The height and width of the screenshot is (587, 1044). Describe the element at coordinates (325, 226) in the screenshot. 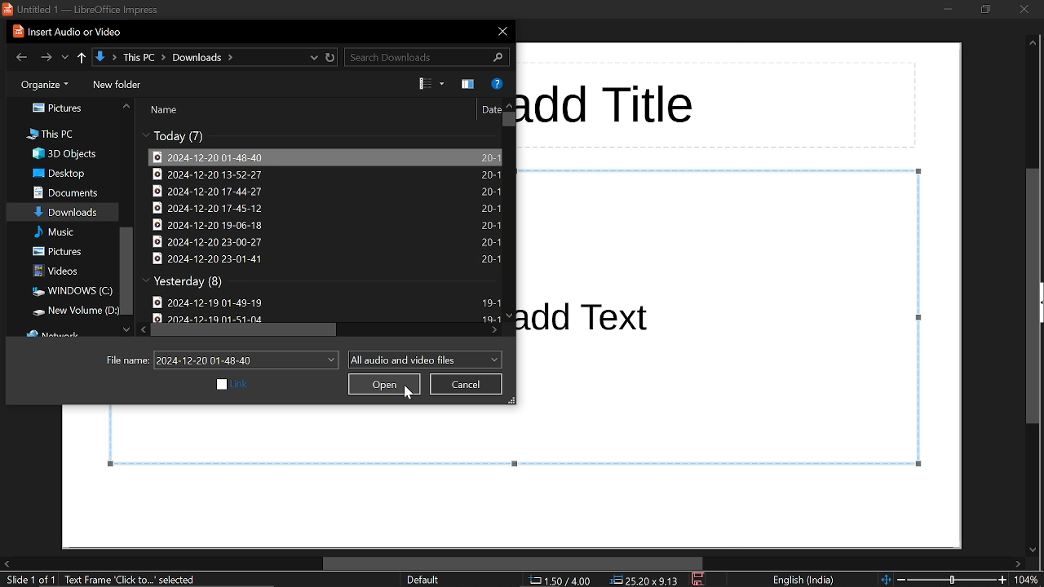

I see `file titled "2024-12-20 19-06-18"` at that location.